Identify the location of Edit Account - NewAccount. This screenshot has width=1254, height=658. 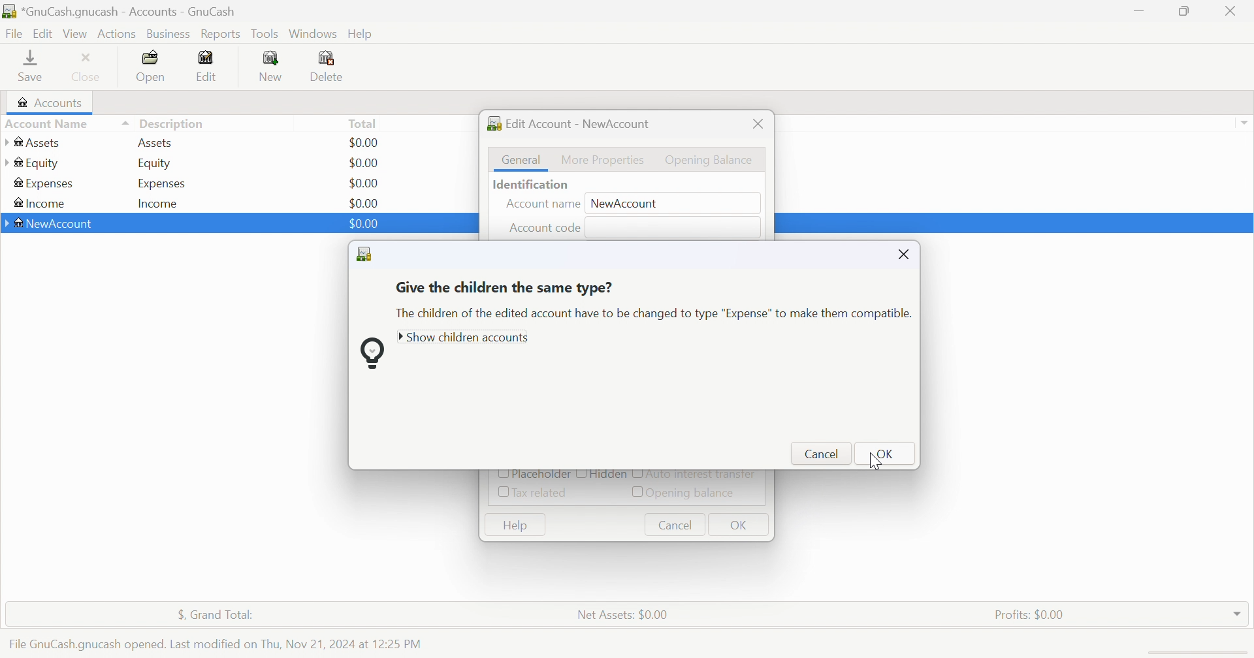
(570, 123).